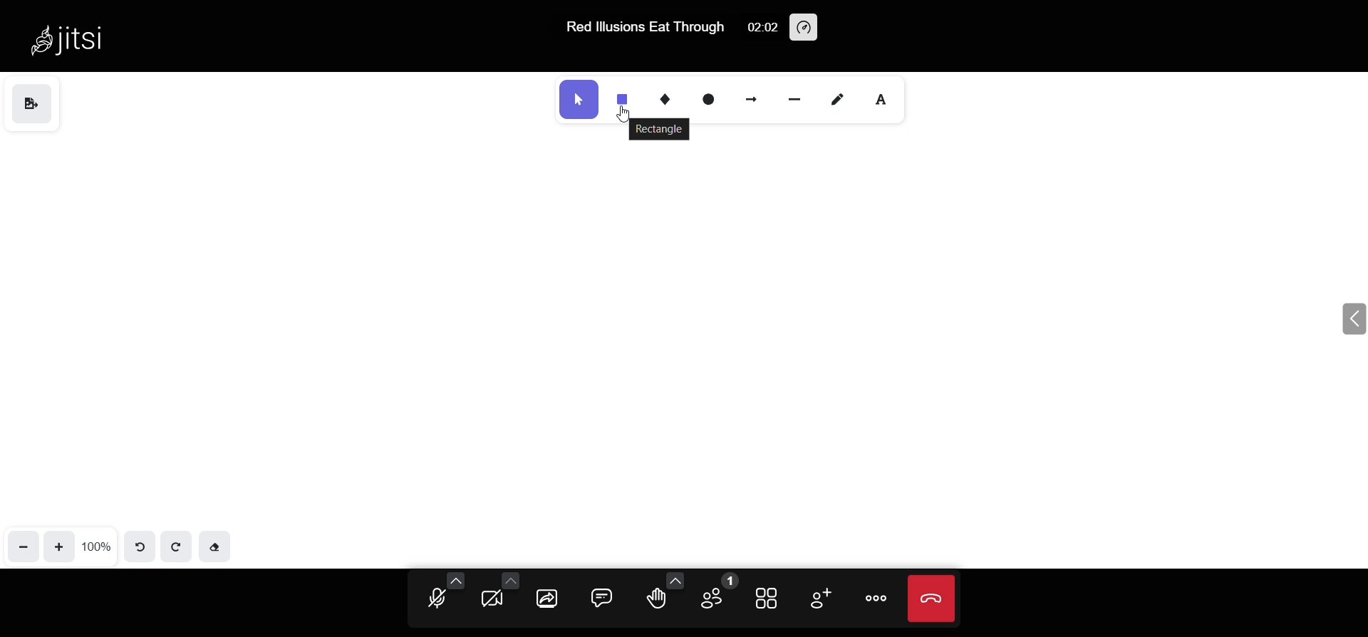  Describe the element at coordinates (509, 579) in the screenshot. I see `more camera options` at that location.